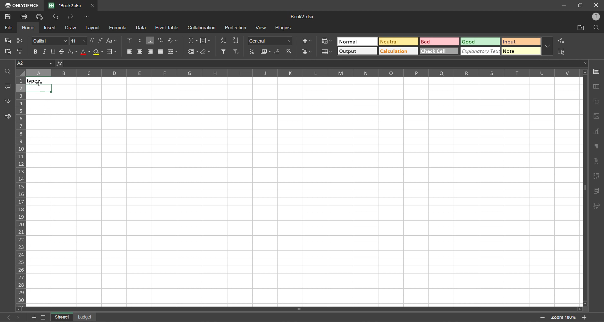 The height and width of the screenshot is (322, 604). Describe the element at coordinates (398, 42) in the screenshot. I see `neutral` at that location.